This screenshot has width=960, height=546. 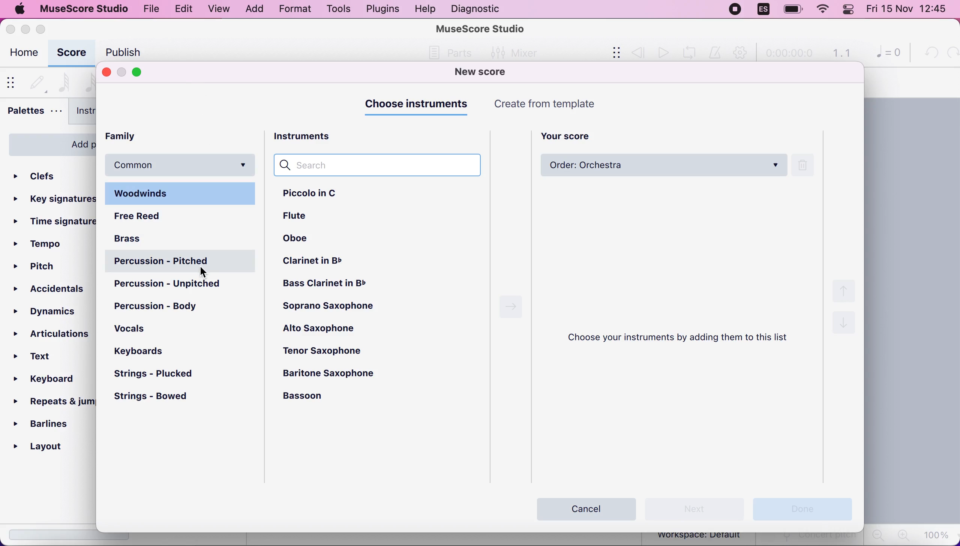 I want to click on maximize, so click(x=44, y=29).